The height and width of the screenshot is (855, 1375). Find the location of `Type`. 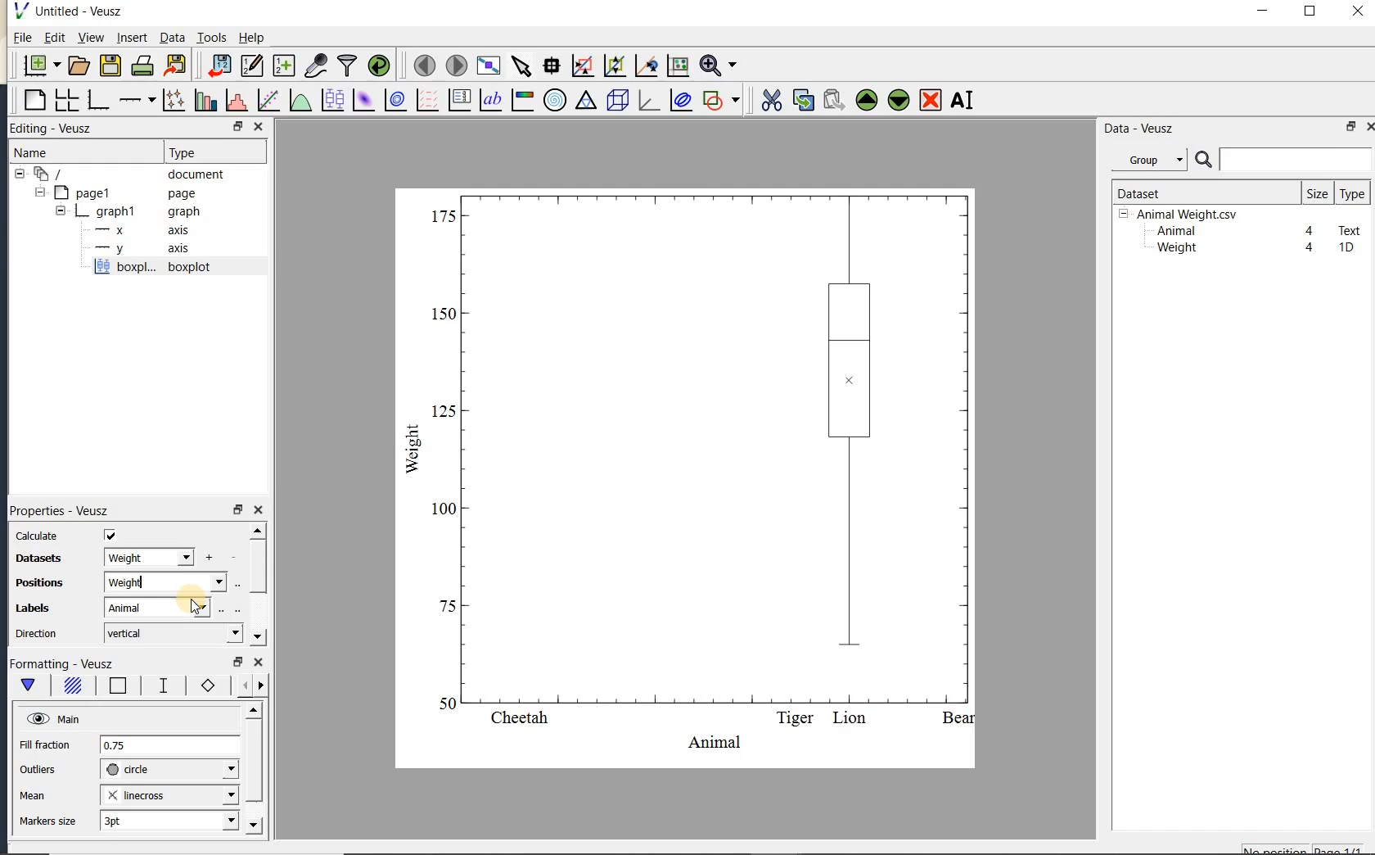

Type is located at coordinates (211, 151).